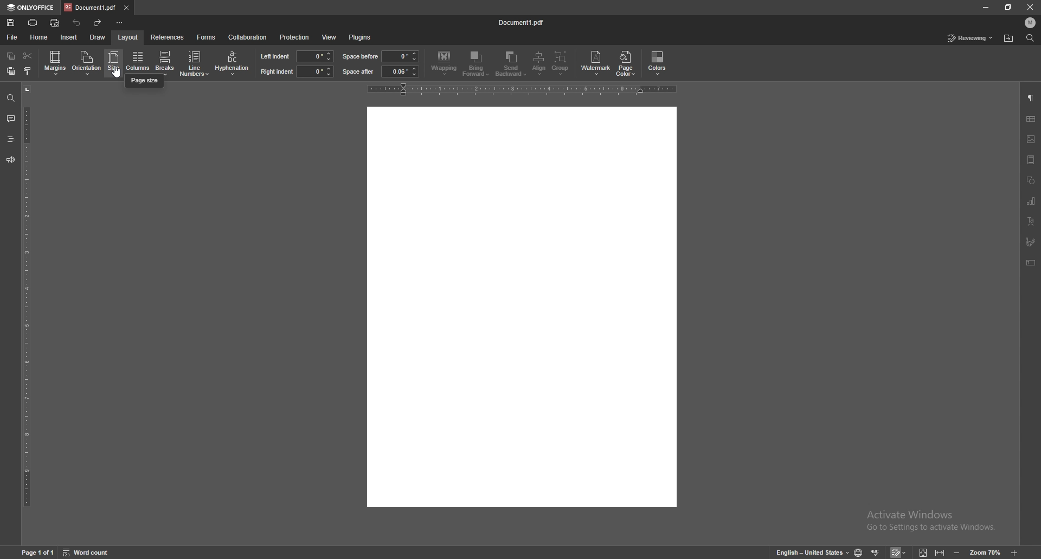  What do you see at coordinates (444, 63) in the screenshot?
I see `wrapping` at bounding box center [444, 63].